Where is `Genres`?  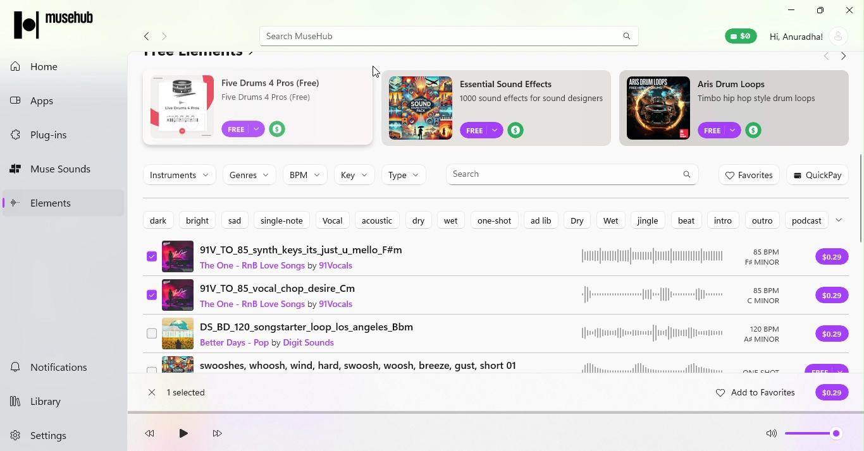 Genres is located at coordinates (247, 173).